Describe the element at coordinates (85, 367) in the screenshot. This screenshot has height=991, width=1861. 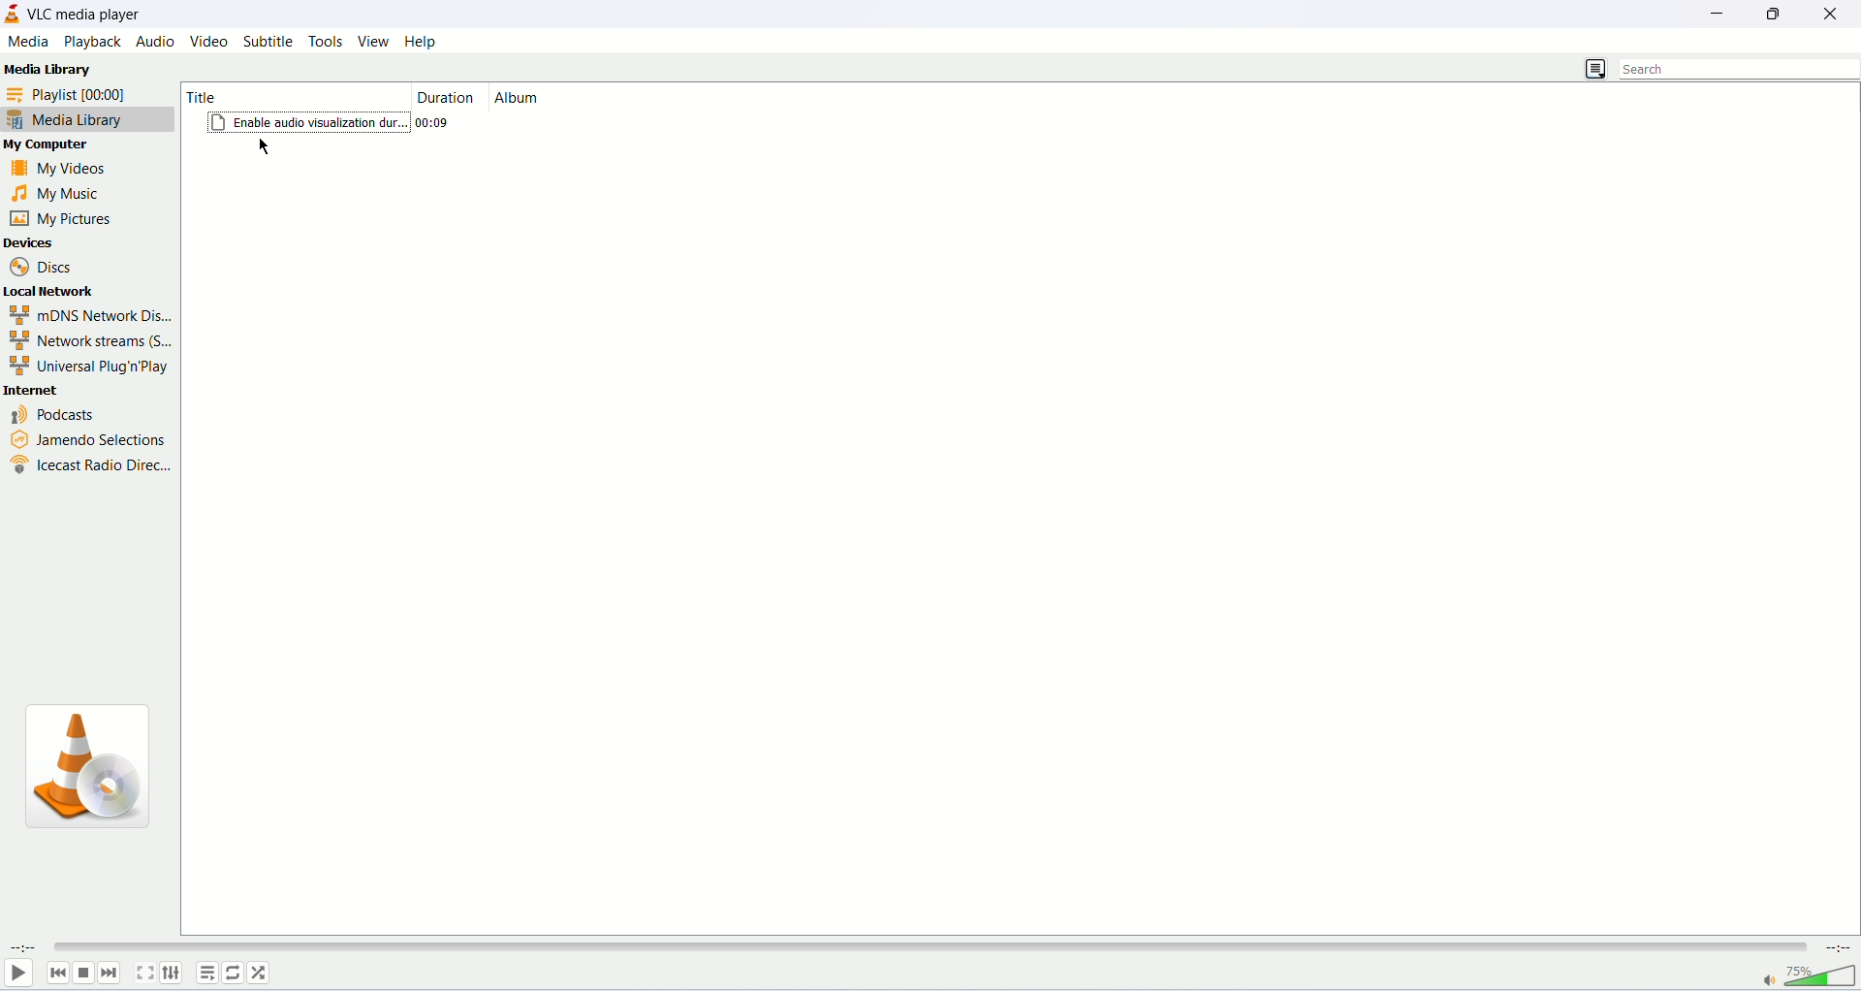
I see `Universal Plug n Play` at that location.